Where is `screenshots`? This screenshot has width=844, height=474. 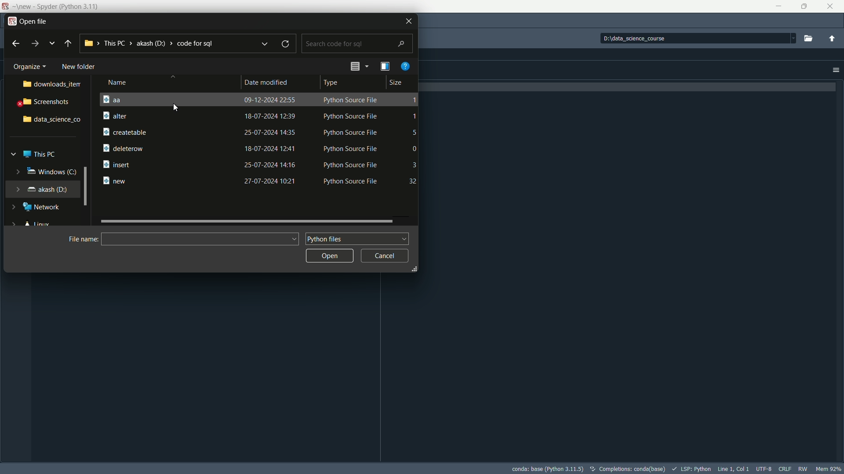
screenshots is located at coordinates (47, 102).